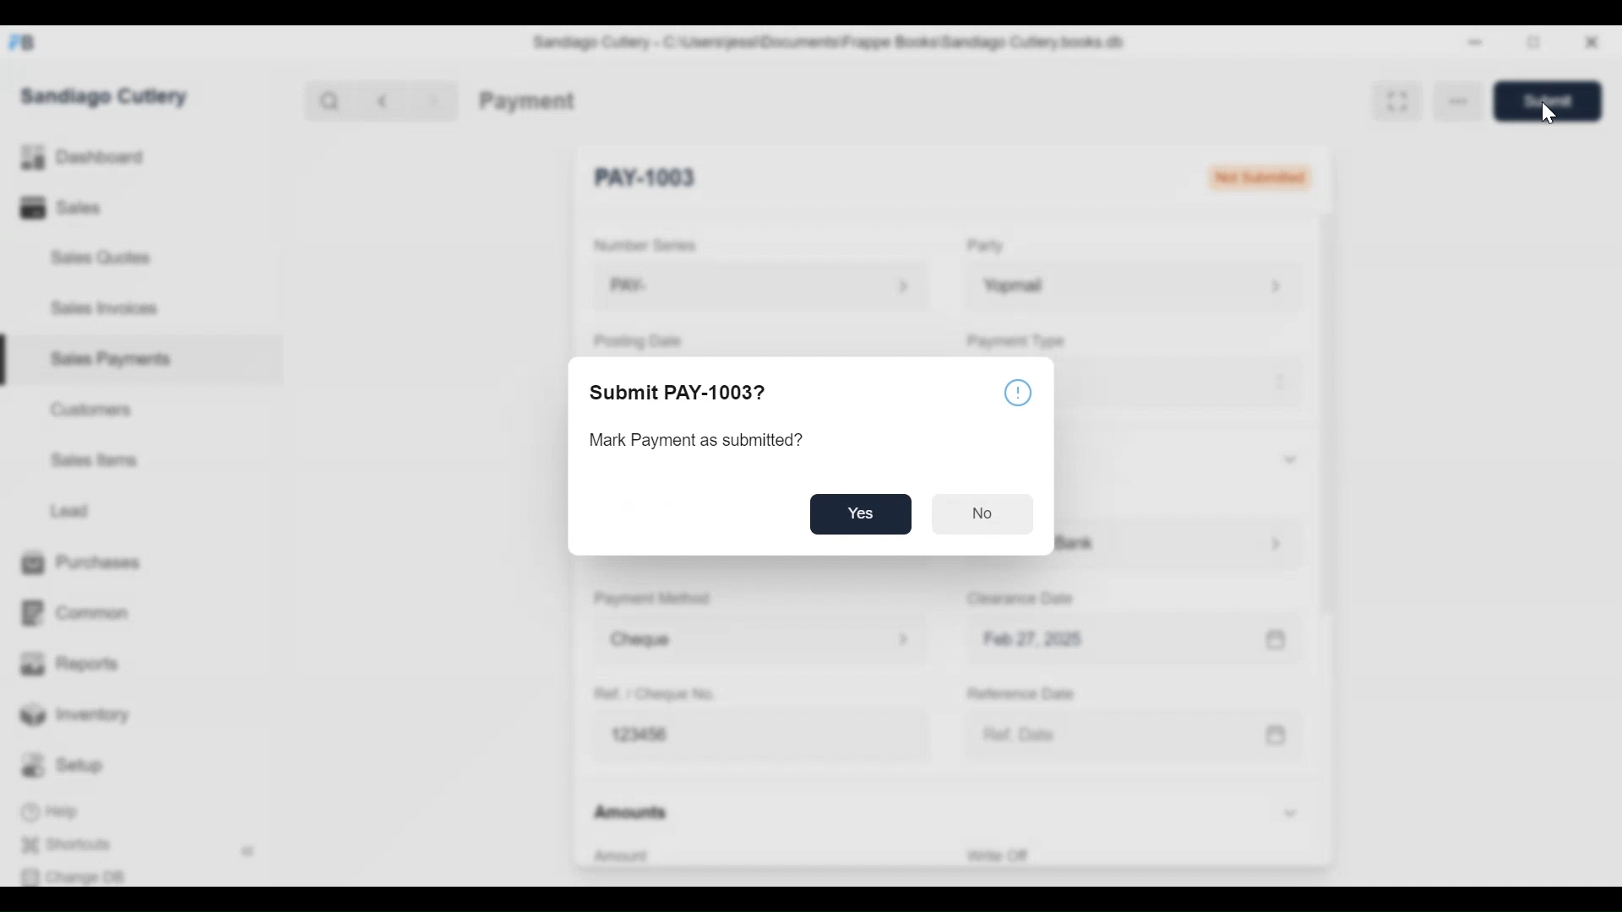 The width and height of the screenshot is (1622, 912). I want to click on Submit PAY-1003, so click(680, 393).